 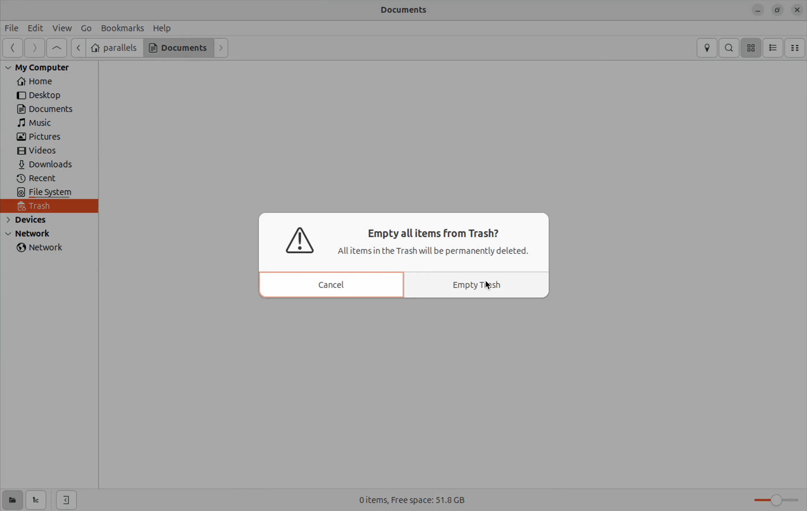 What do you see at coordinates (223, 48) in the screenshot?
I see `Forward` at bounding box center [223, 48].